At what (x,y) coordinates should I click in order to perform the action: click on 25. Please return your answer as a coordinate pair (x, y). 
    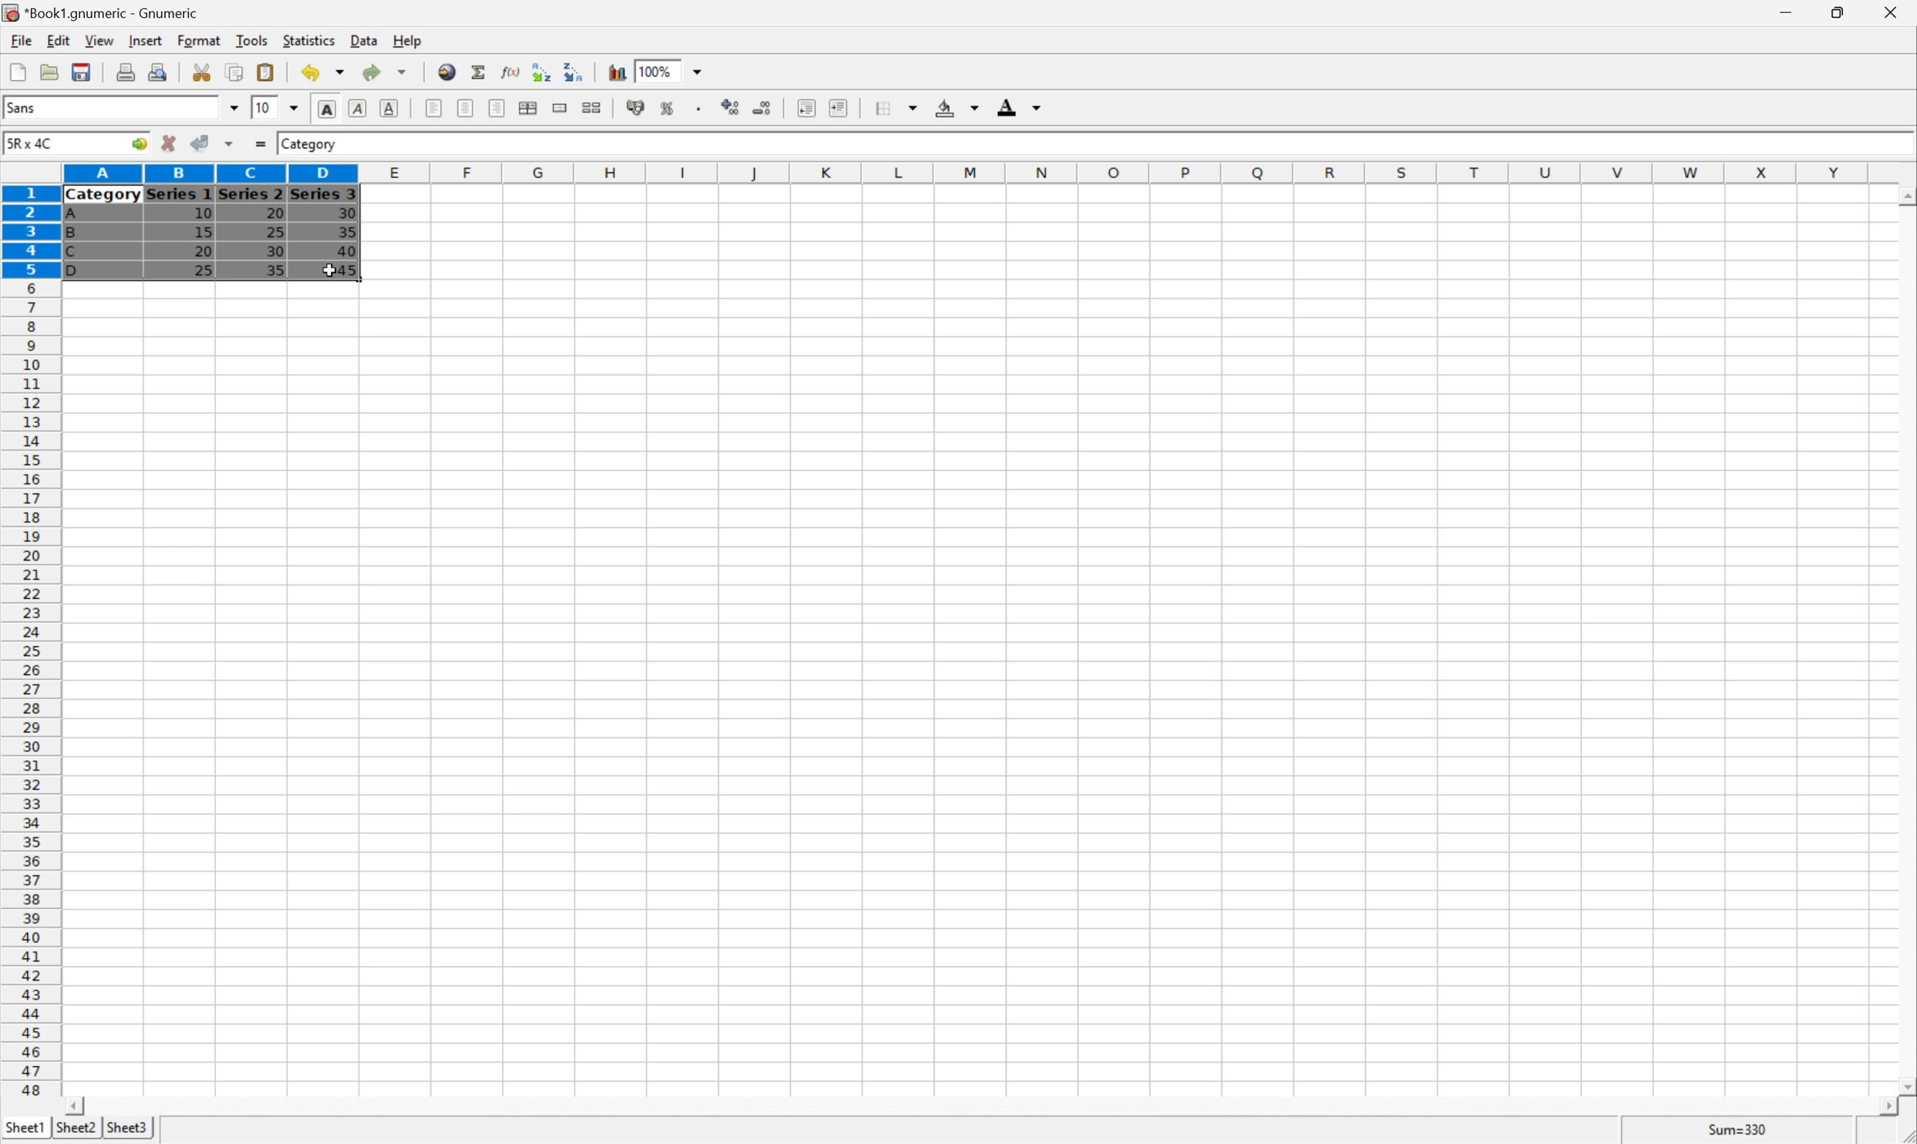
    Looking at the image, I should click on (276, 232).